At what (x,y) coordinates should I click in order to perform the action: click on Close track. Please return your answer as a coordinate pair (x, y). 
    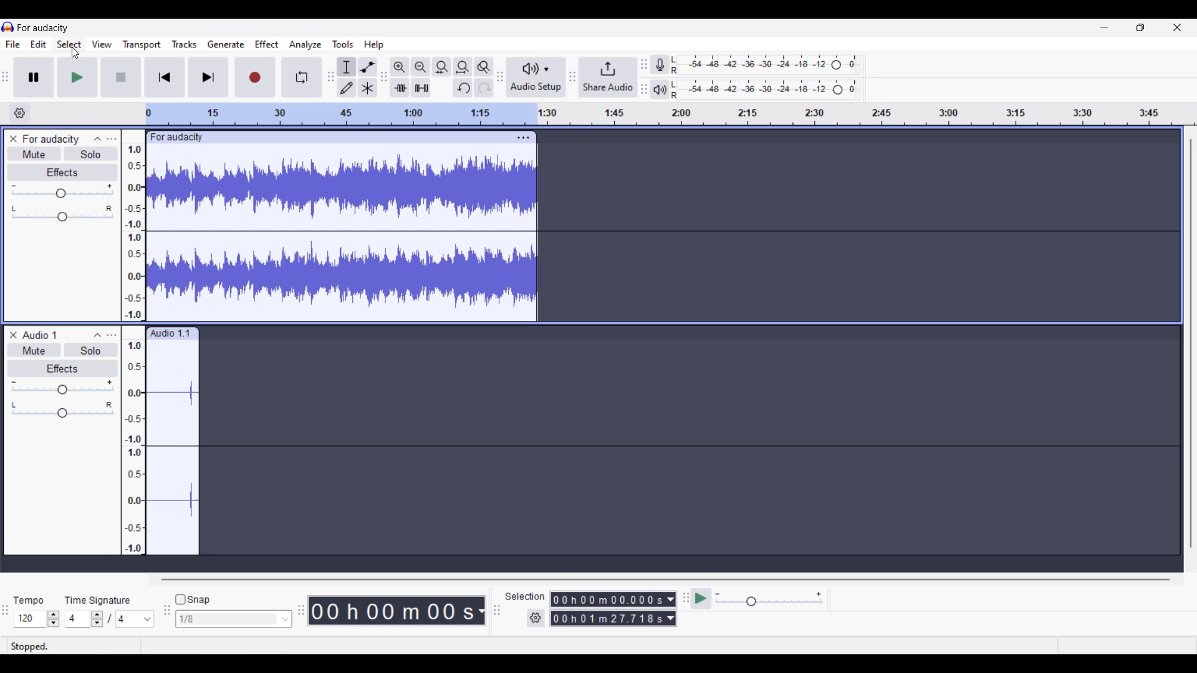
    Looking at the image, I should click on (13, 138).